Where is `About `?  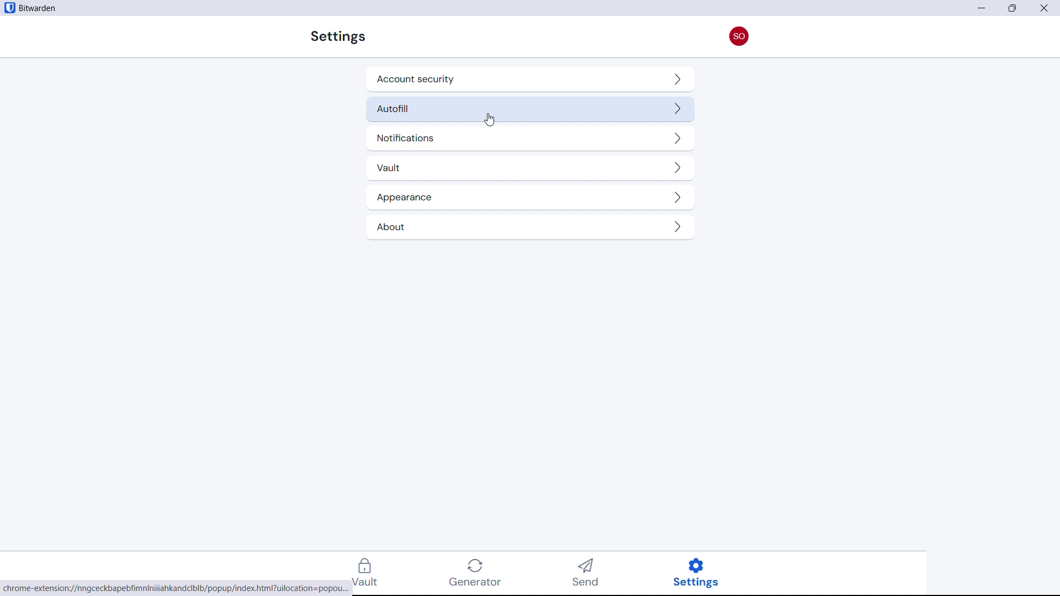
About  is located at coordinates (528, 227).